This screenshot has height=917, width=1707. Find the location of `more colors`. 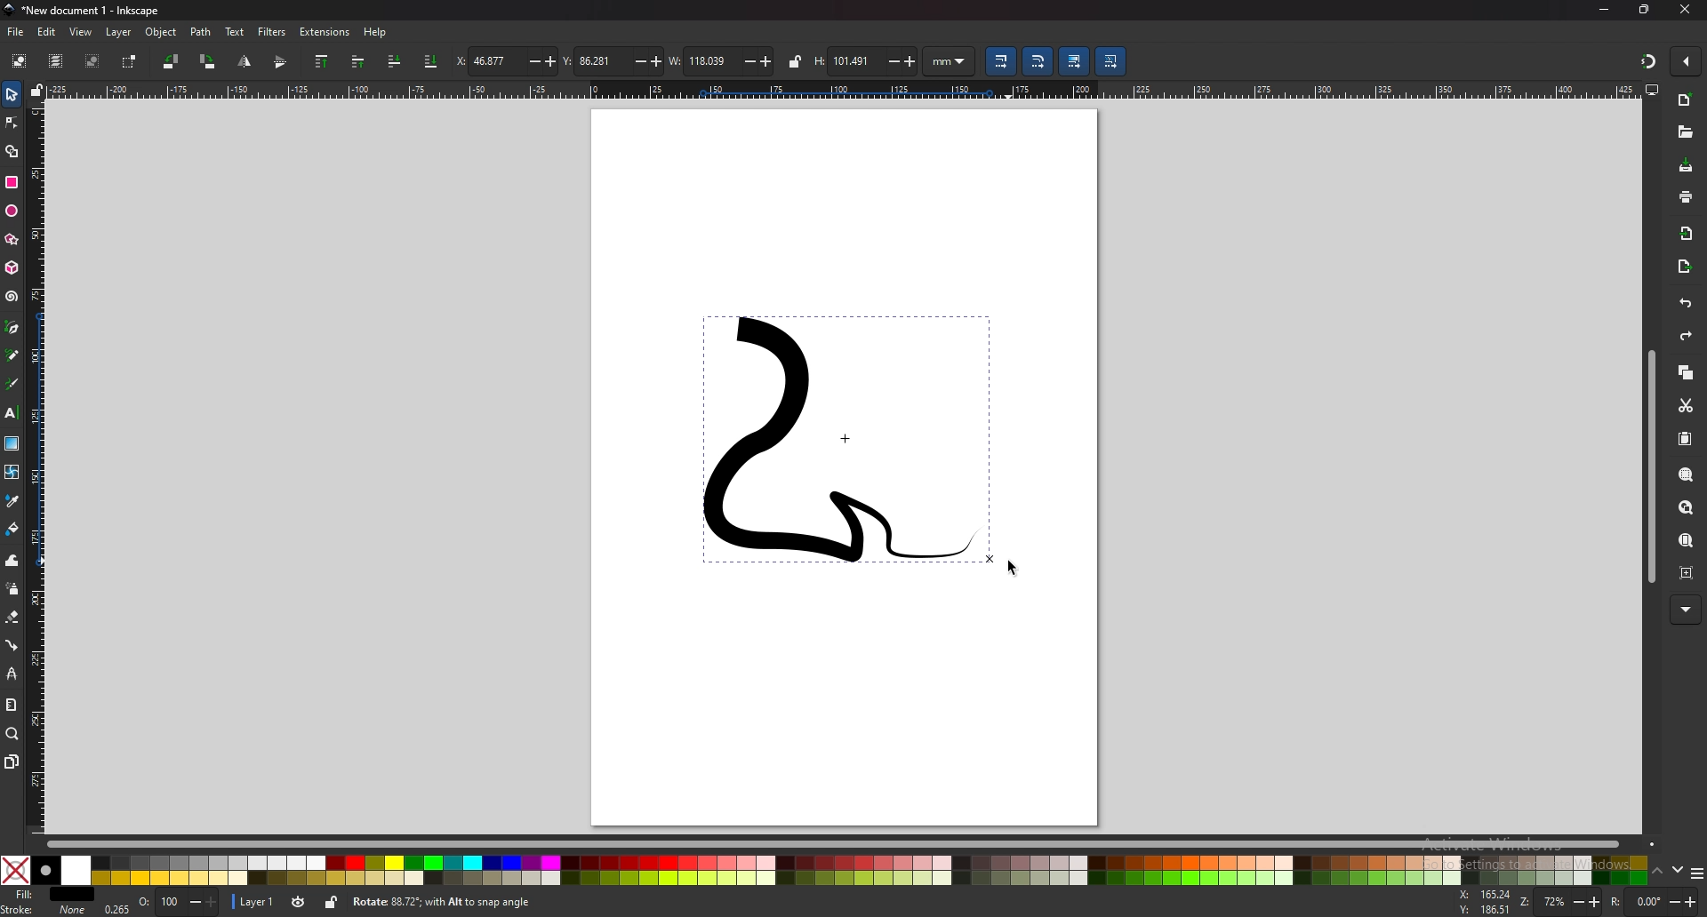

more colors is located at coordinates (1696, 873).